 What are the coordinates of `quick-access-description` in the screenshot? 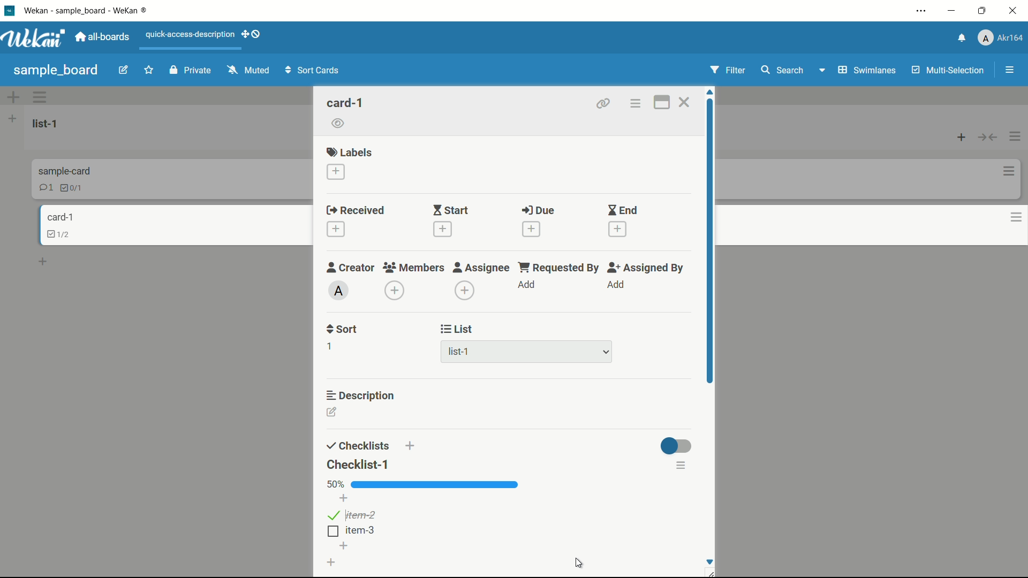 It's located at (191, 35).